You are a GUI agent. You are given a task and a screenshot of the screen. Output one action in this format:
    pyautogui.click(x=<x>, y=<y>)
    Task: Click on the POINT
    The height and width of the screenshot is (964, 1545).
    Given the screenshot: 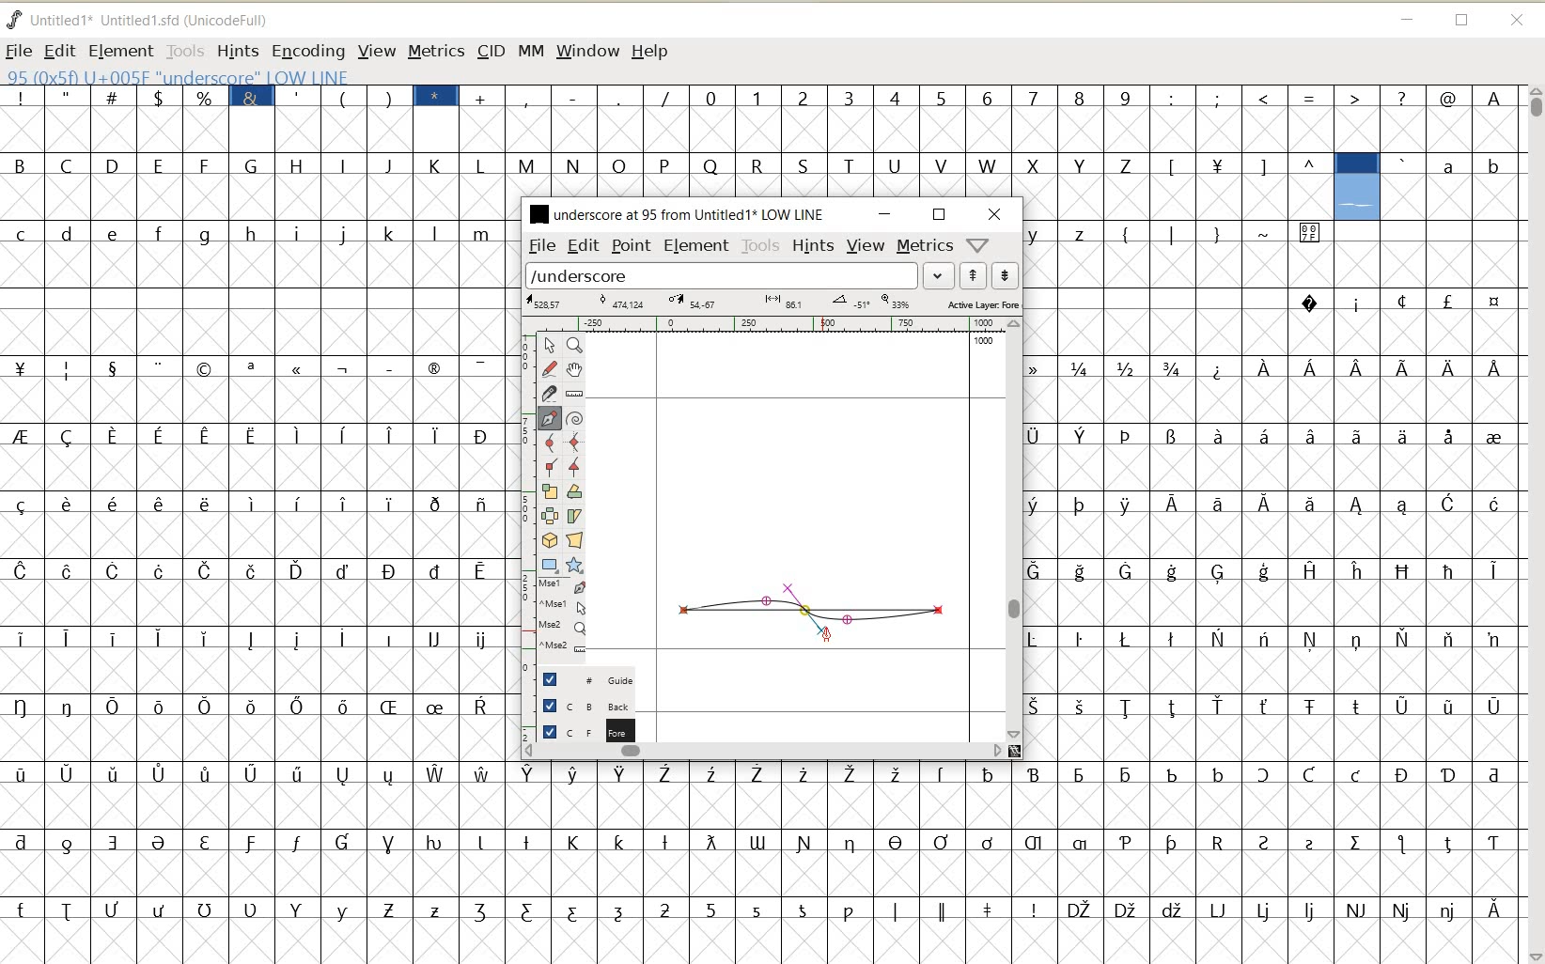 What is the action you would take?
    pyautogui.click(x=632, y=248)
    